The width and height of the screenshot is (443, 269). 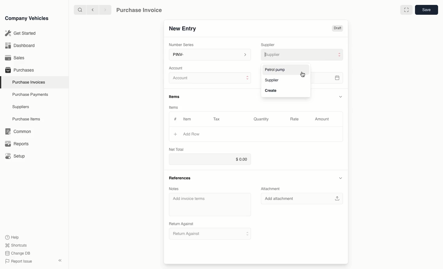 I want to click on Net Total, so click(x=176, y=150).